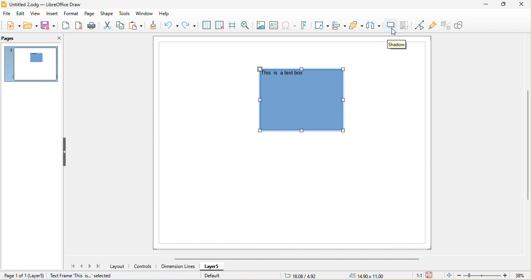 The image size is (531, 280). I want to click on export, so click(66, 26).